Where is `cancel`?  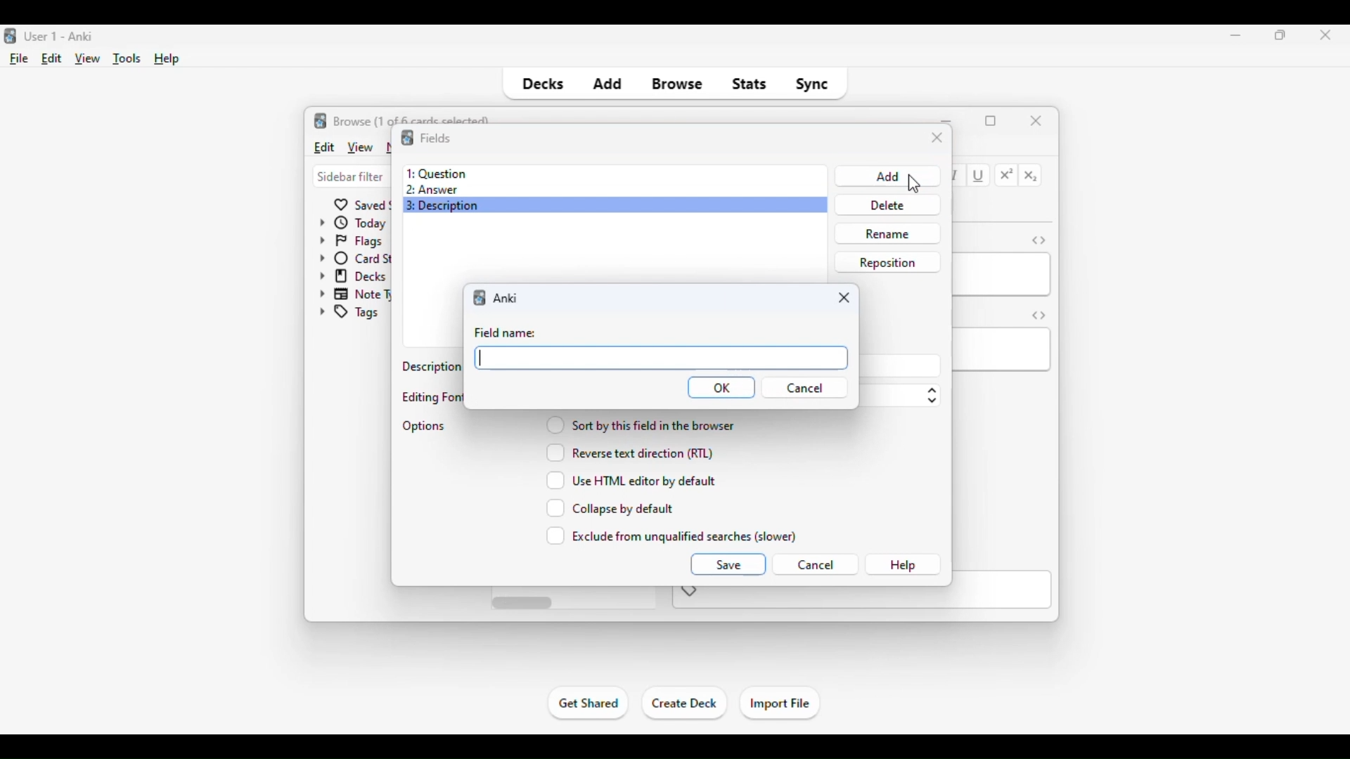
cancel is located at coordinates (815, 565).